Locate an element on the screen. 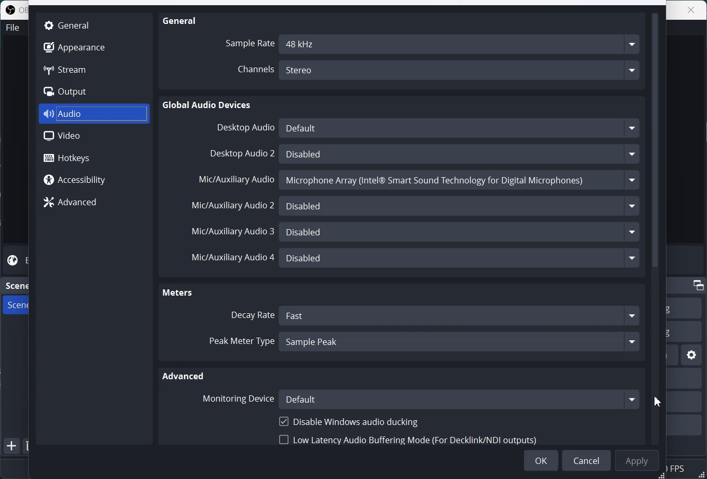 This screenshot has height=479, width=707. General is located at coordinates (180, 20).